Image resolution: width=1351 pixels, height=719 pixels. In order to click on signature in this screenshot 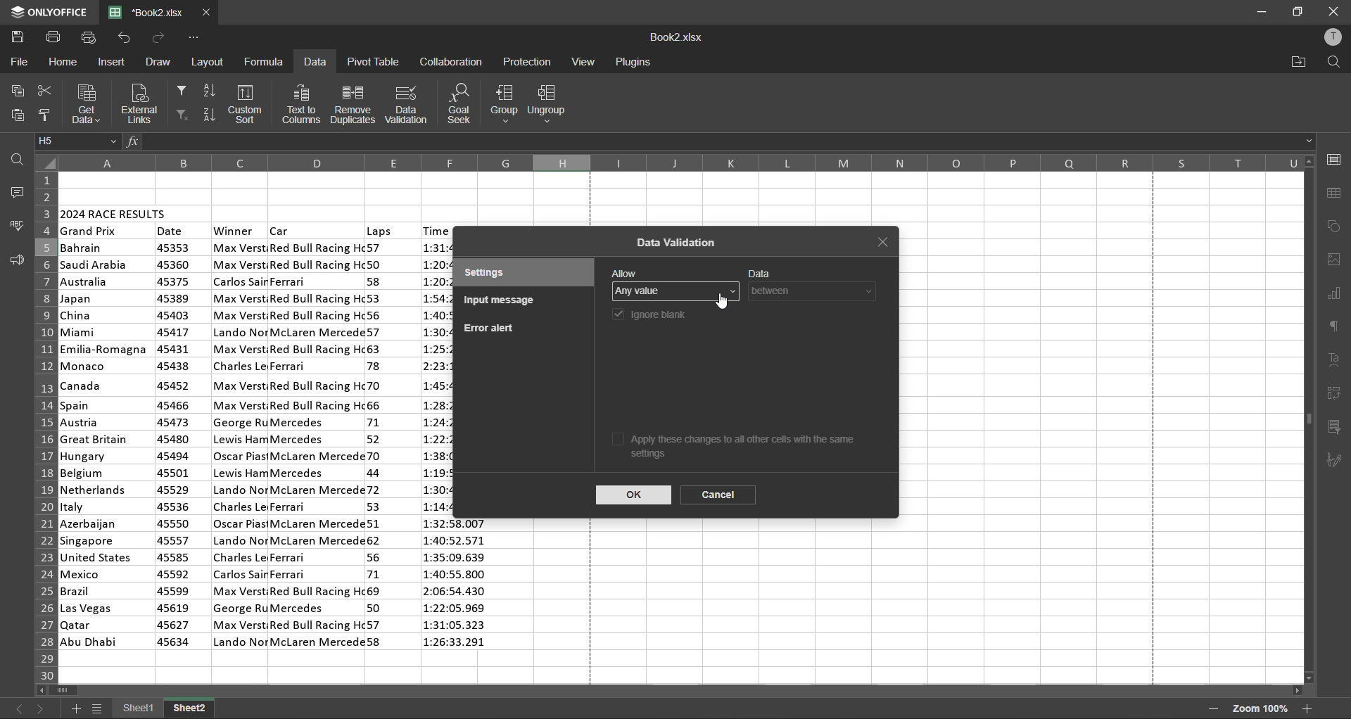, I will do `click(1337, 461)`.